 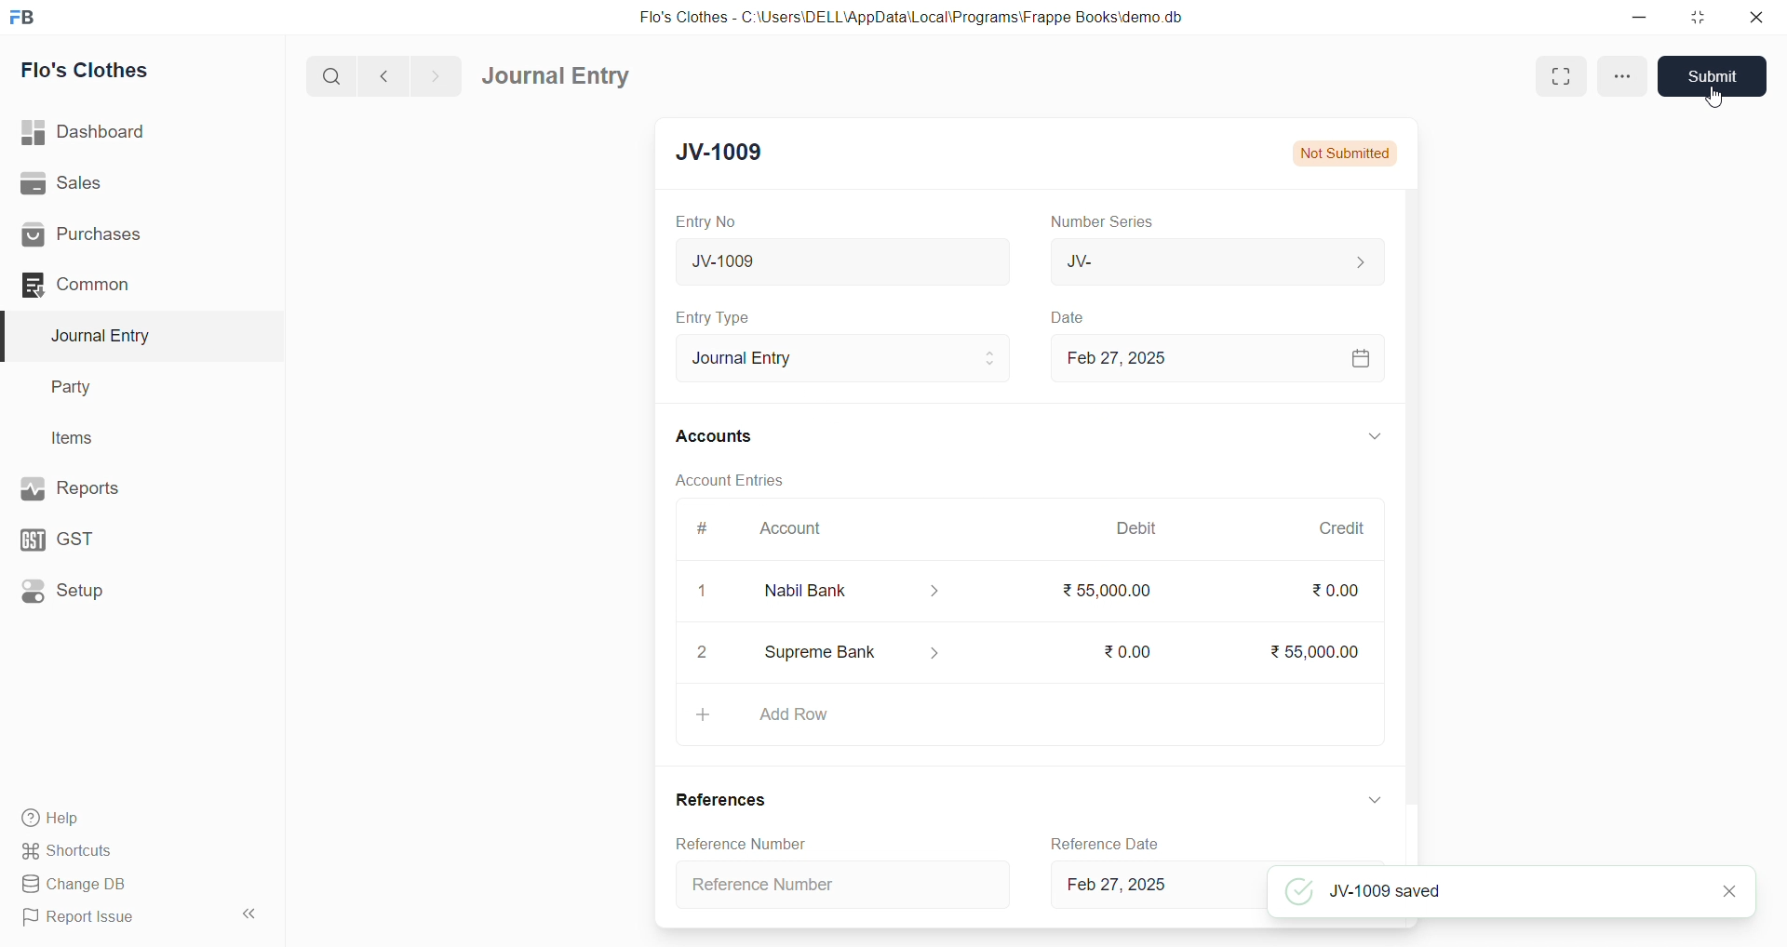 What do you see at coordinates (741, 841) in the screenshot?
I see `Reference Number` at bounding box center [741, 841].